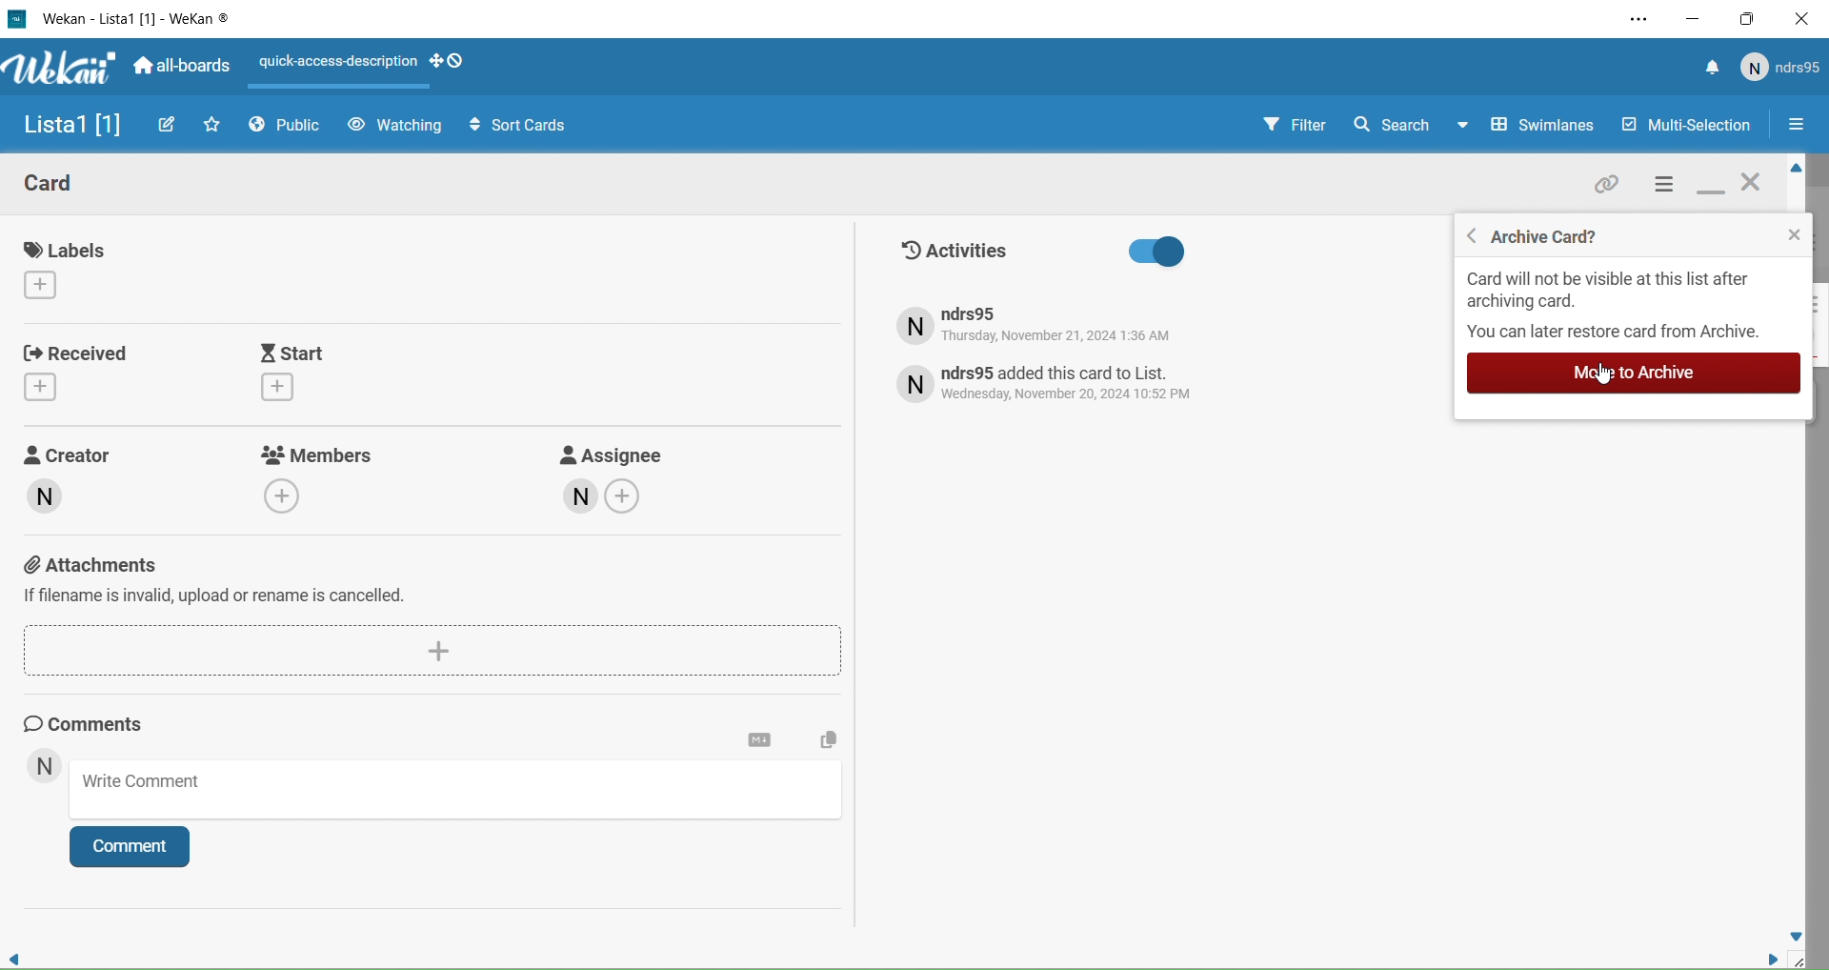 The height and width of the screenshot is (970, 1829). What do you see at coordinates (288, 128) in the screenshot?
I see `Public` at bounding box center [288, 128].